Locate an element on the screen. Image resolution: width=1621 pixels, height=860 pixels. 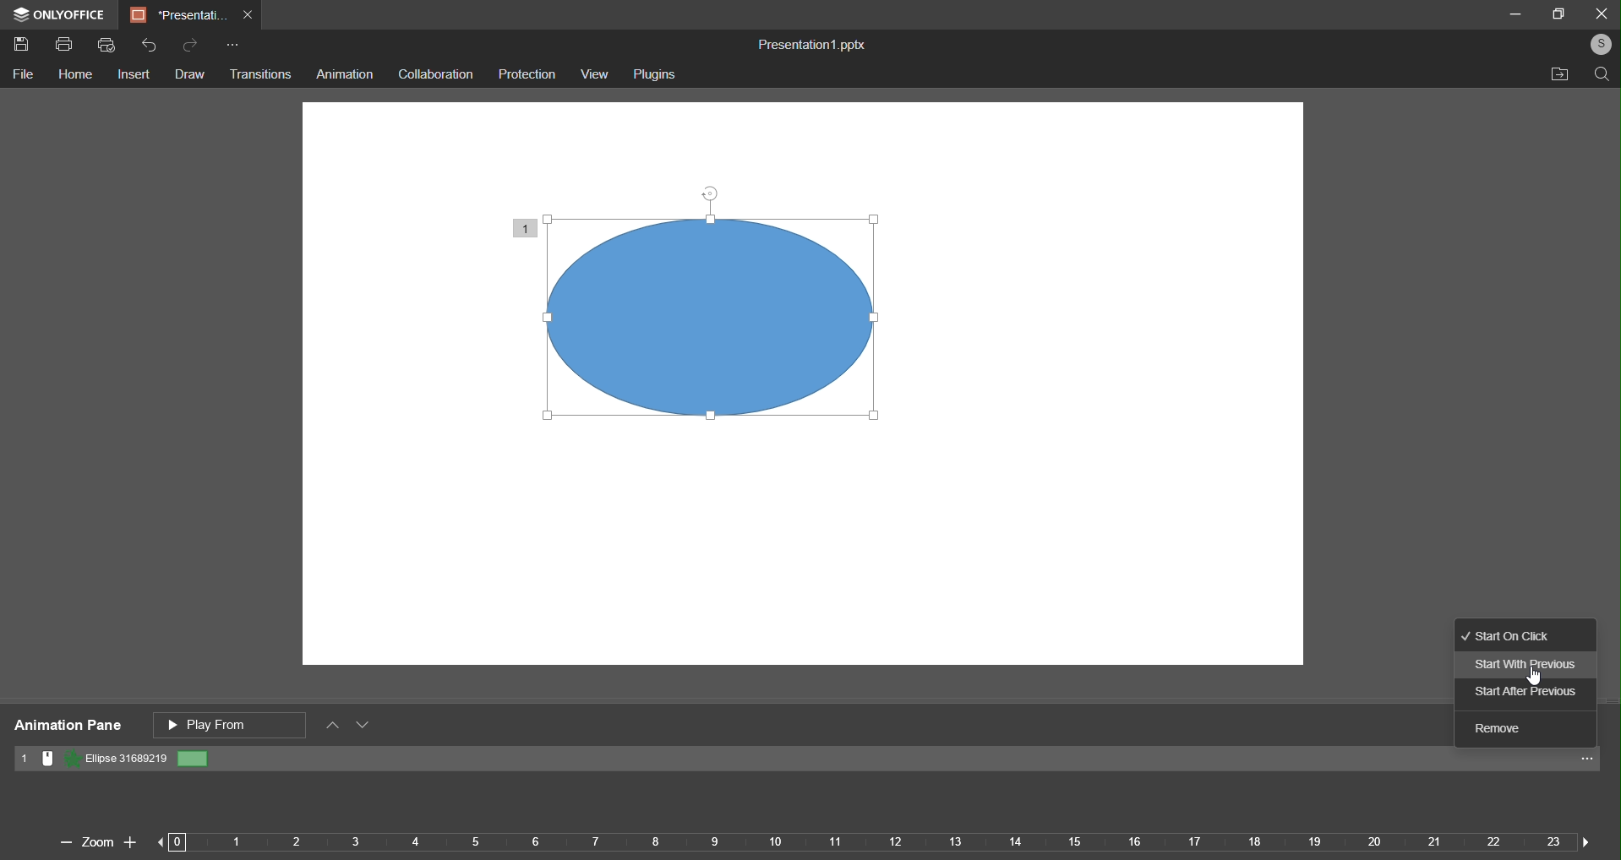
play all is located at coordinates (232, 723).